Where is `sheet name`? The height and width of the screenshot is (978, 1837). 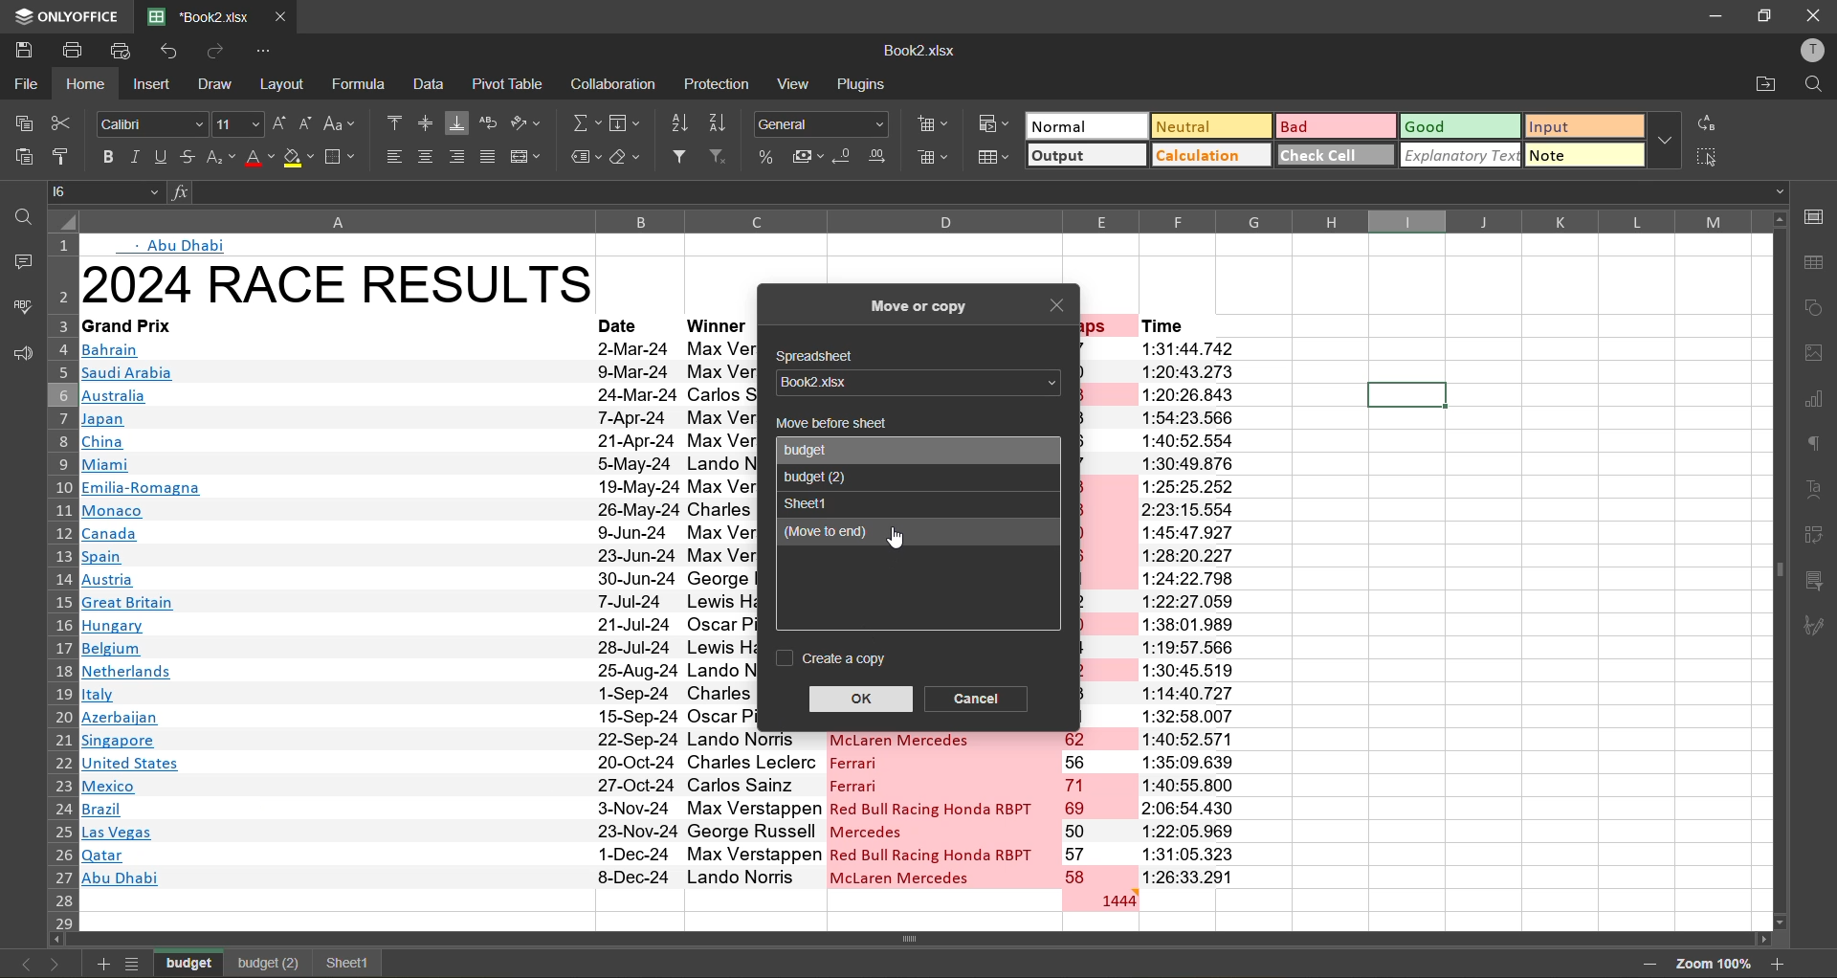
sheet name is located at coordinates (818, 477).